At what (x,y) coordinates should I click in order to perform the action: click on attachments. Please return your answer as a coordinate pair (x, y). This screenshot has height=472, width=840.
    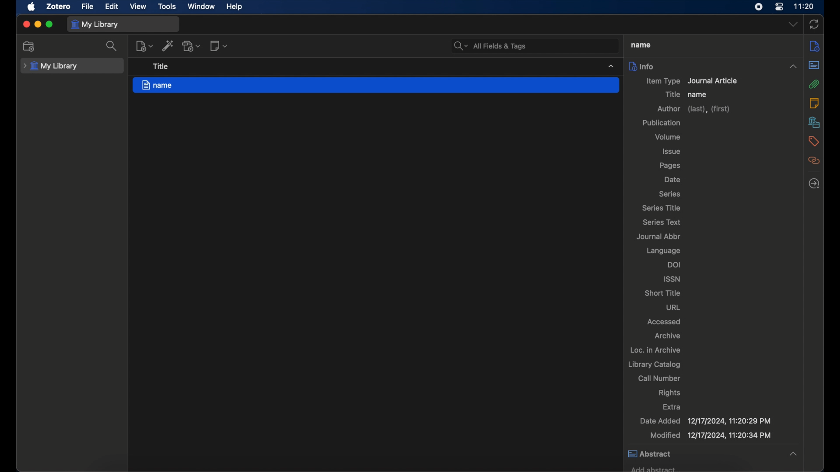
    Looking at the image, I should click on (814, 84).